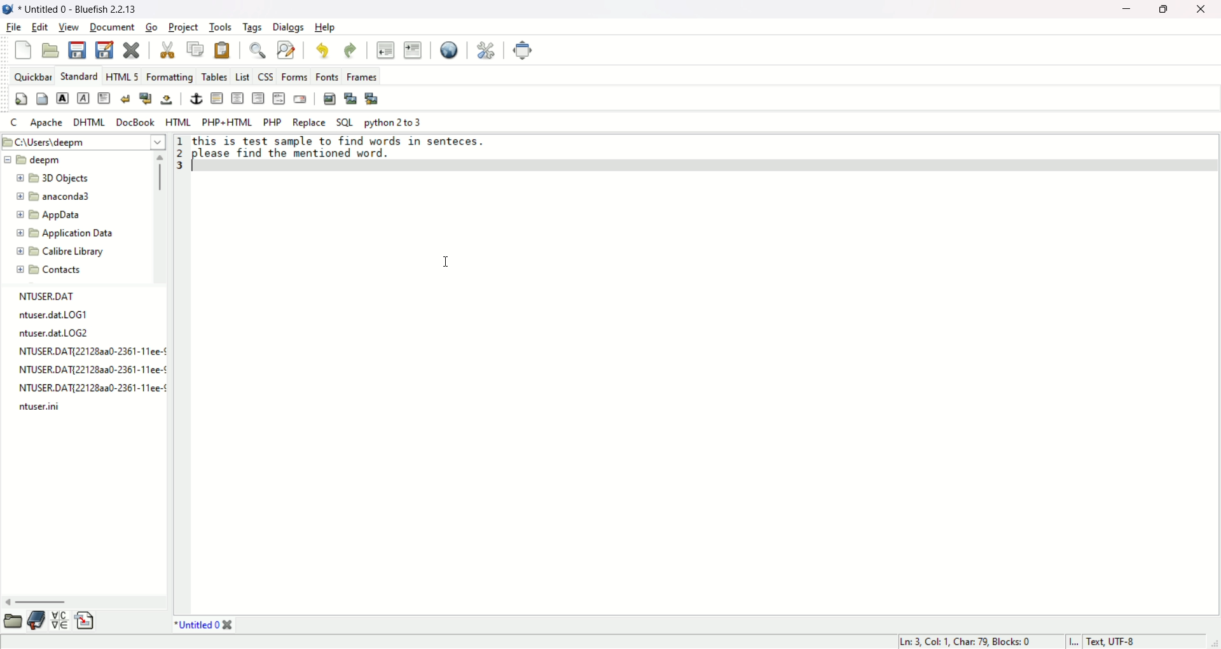 The width and height of the screenshot is (1221, 649). What do you see at coordinates (69, 27) in the screenshot?
I see `view` at bounding box center [69, 27].